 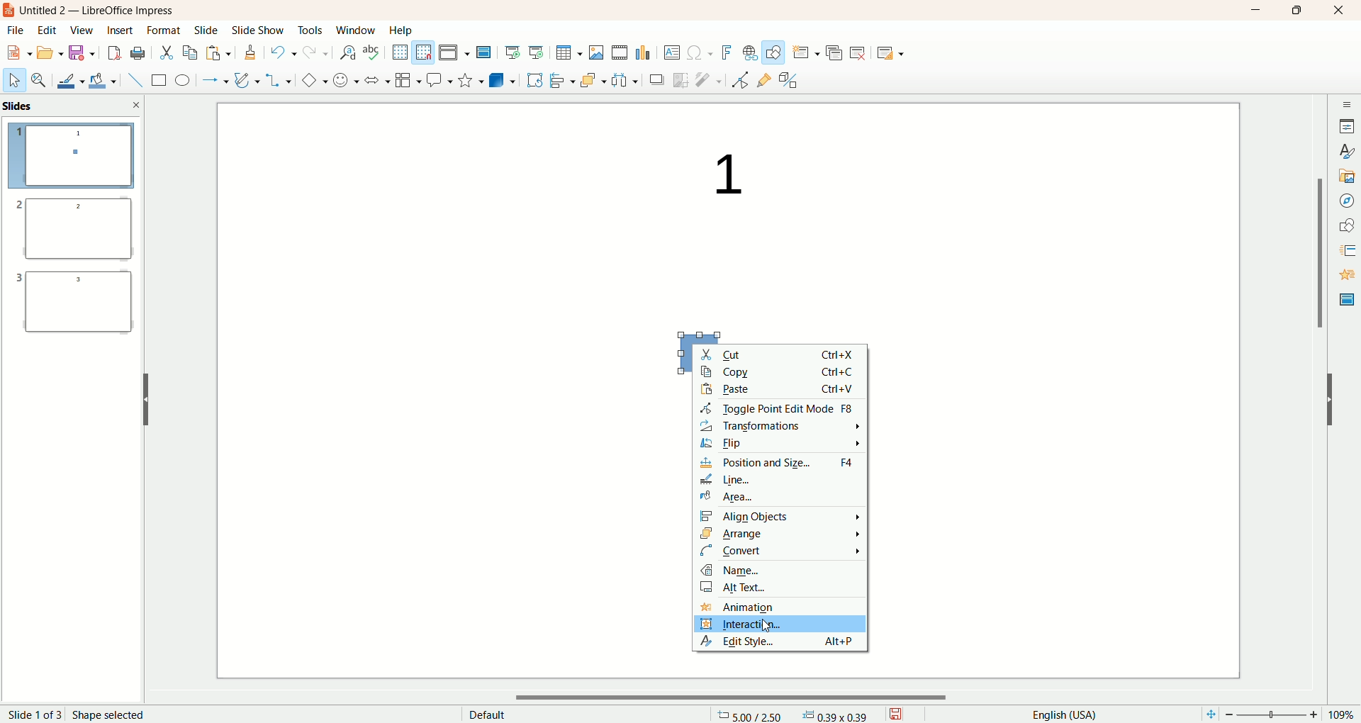 I want to click on horizontal scroll bar, so click(x=736, y=698).